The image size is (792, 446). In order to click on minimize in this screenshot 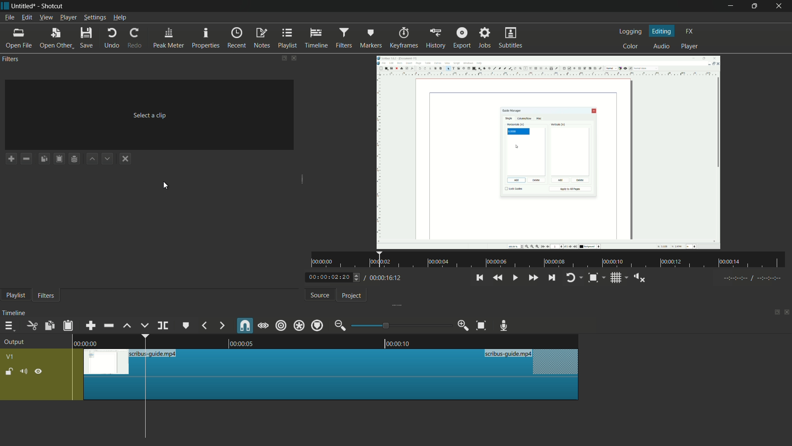, I will do `click(731, 6)`.